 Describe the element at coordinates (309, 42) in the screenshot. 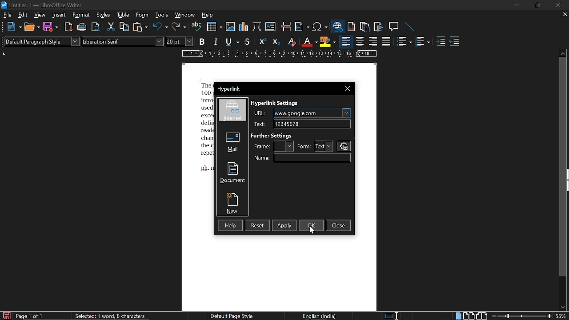

I see `font color` at that location.